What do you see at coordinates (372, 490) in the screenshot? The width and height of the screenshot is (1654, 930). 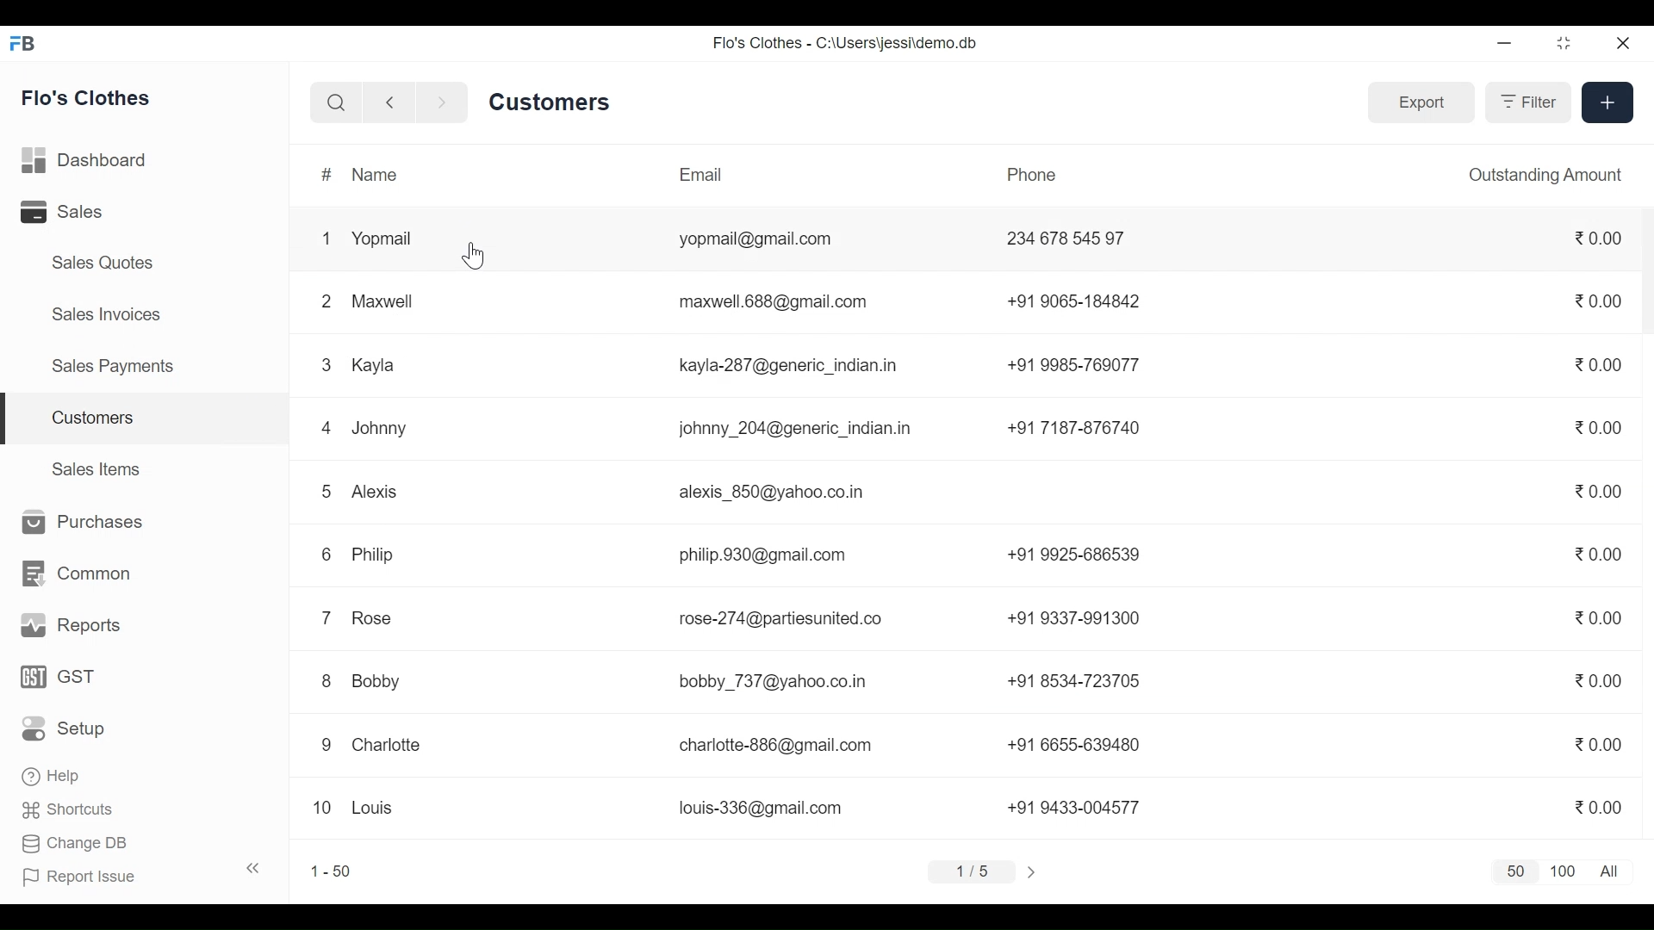 I see `Alexis` at bounding box center [372, 490].